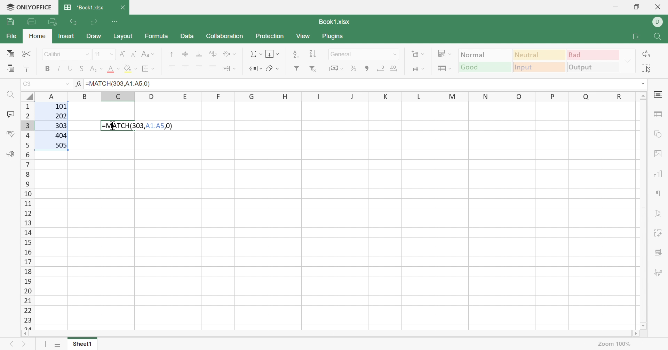  Describe the element at coordinates (594, 67) in the screenshot. I see `Output` at that location.